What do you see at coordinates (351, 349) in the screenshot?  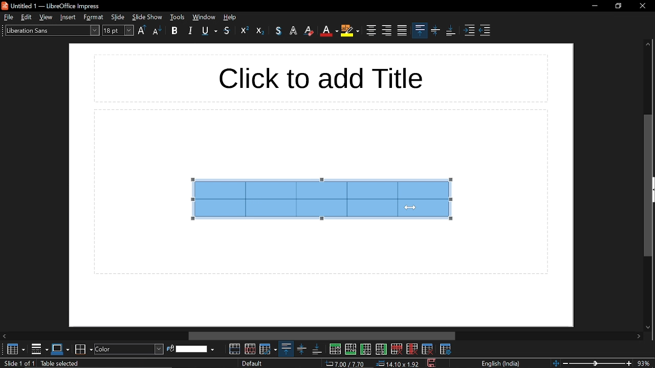 I see `insert row below` at bounding box center [351, 349].